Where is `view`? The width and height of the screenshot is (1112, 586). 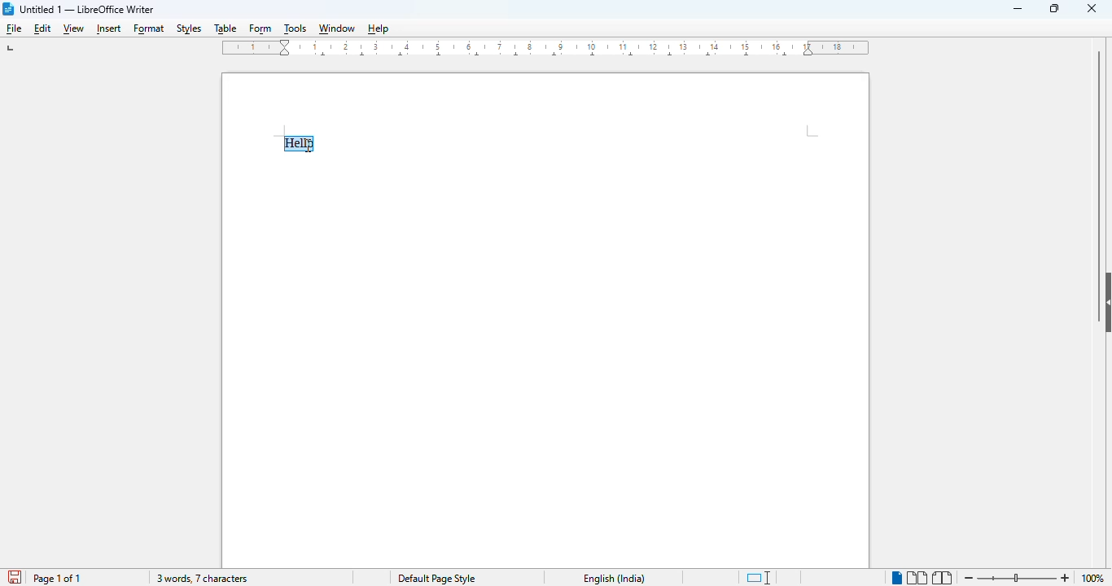
view is located at coordinates (73, 30).